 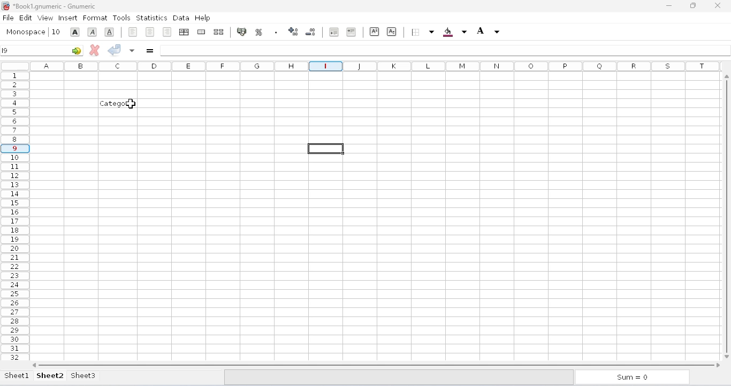 I want to click on edit, so click(x=26, y=17).